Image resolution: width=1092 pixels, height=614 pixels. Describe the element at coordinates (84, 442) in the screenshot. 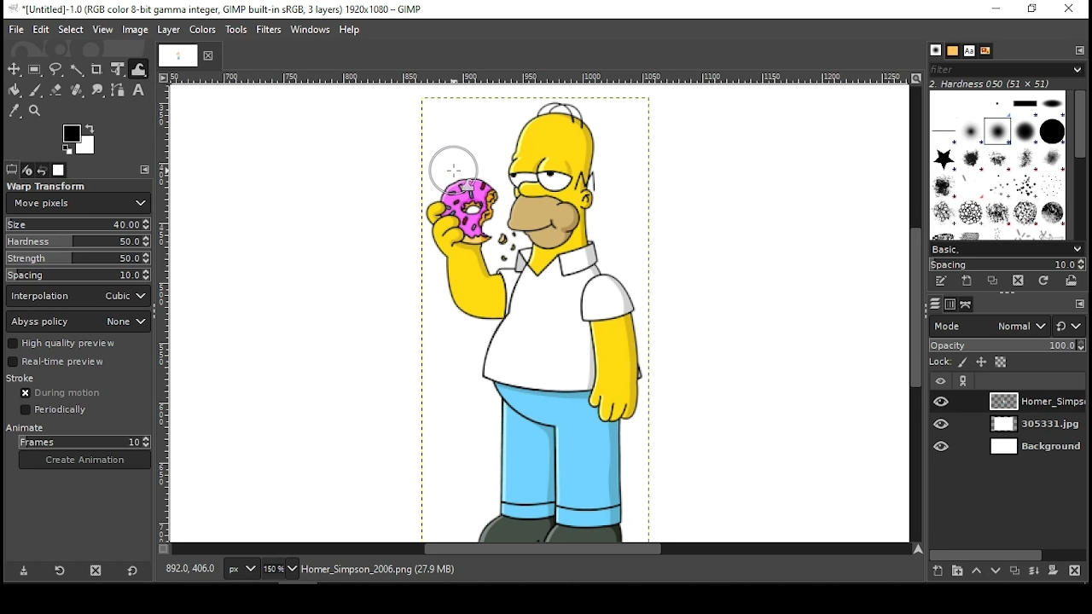

I see `frames` at that location.